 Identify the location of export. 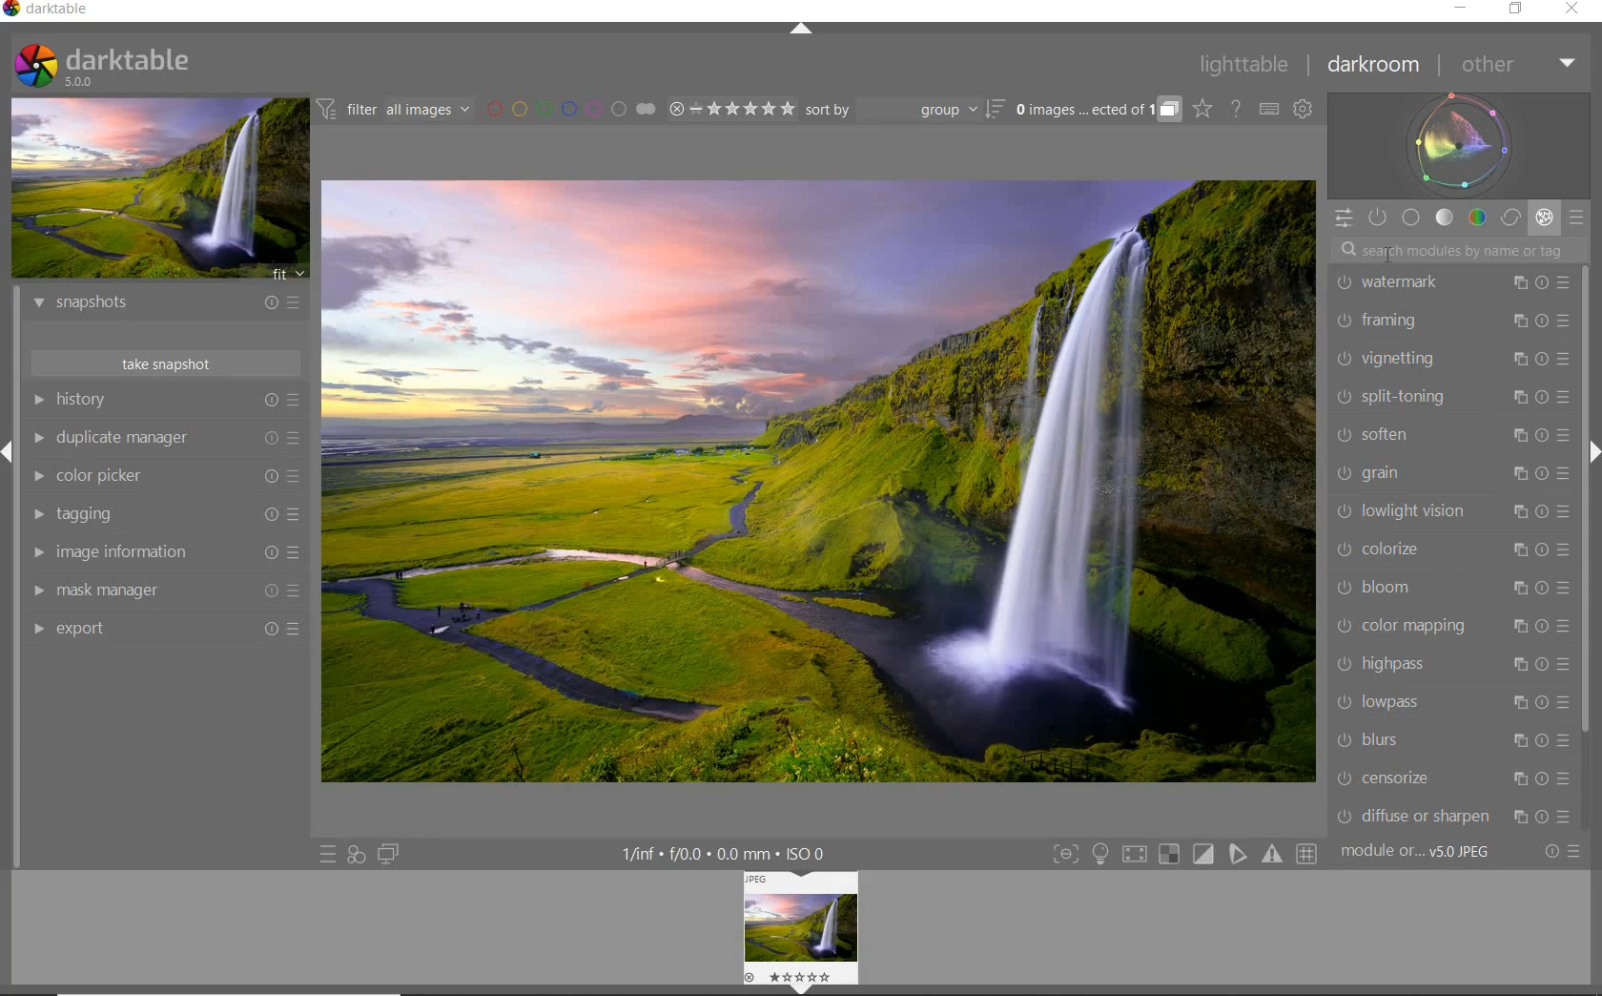
(168, 631).